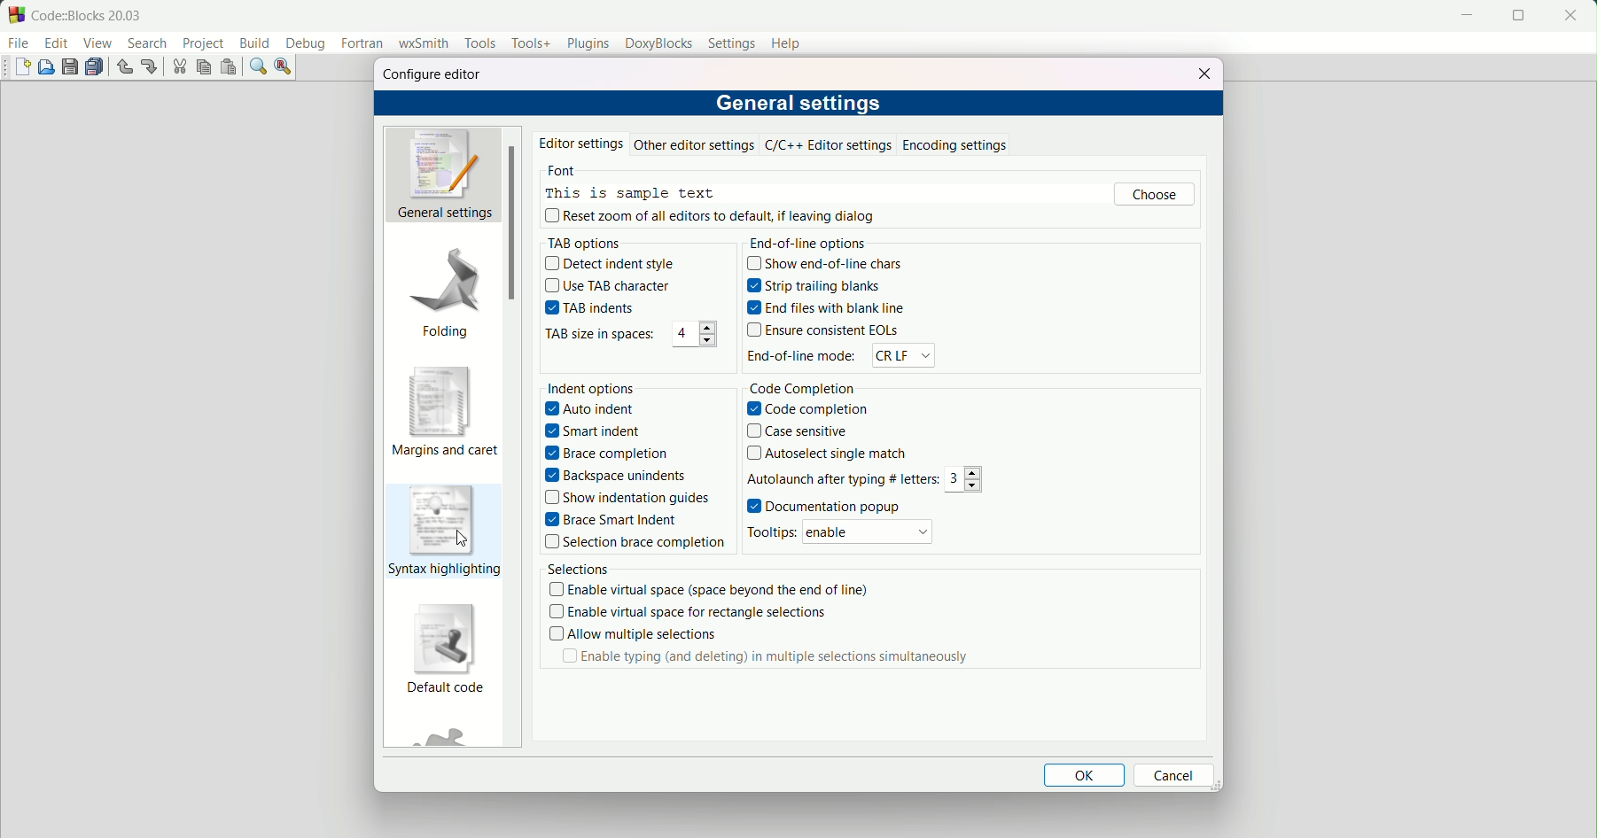 Image resolution: width=1597 pixels, height=838 pixels. What do you see at coordinates (867, 531) in the screenshot?
I see `enable` at bounding box center [867, 531].